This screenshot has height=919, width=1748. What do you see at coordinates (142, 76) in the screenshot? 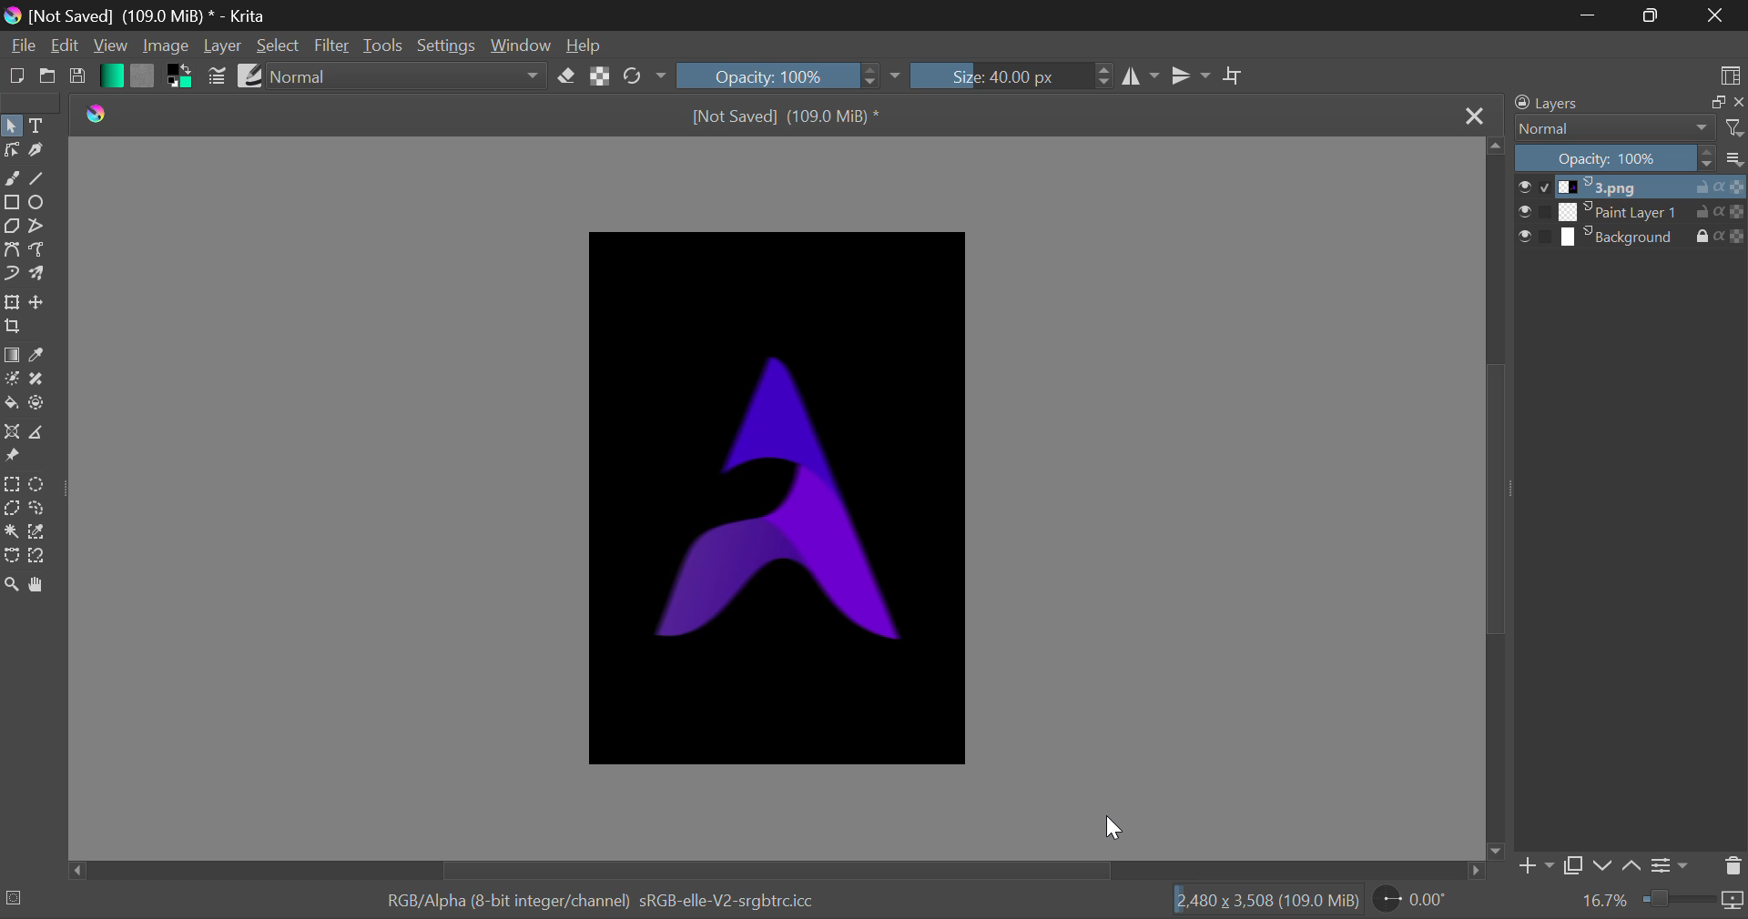
I see `Pattern` at bounding box center [142, 76].